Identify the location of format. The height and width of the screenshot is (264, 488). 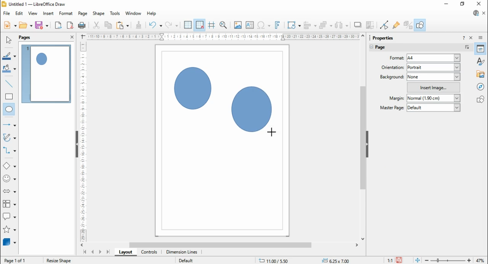
(66, 14).